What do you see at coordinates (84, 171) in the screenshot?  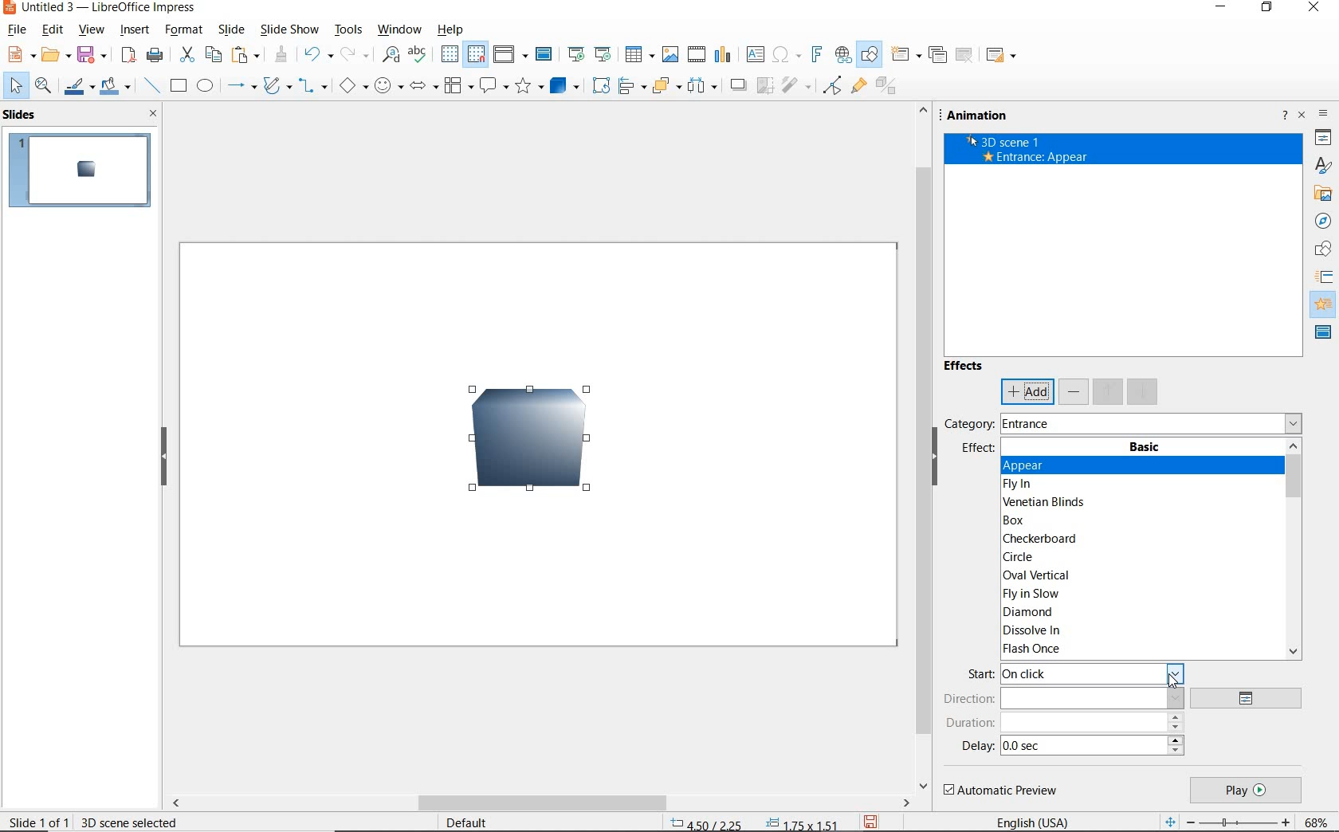 I see `slide1` at bounding box center [84, 171].